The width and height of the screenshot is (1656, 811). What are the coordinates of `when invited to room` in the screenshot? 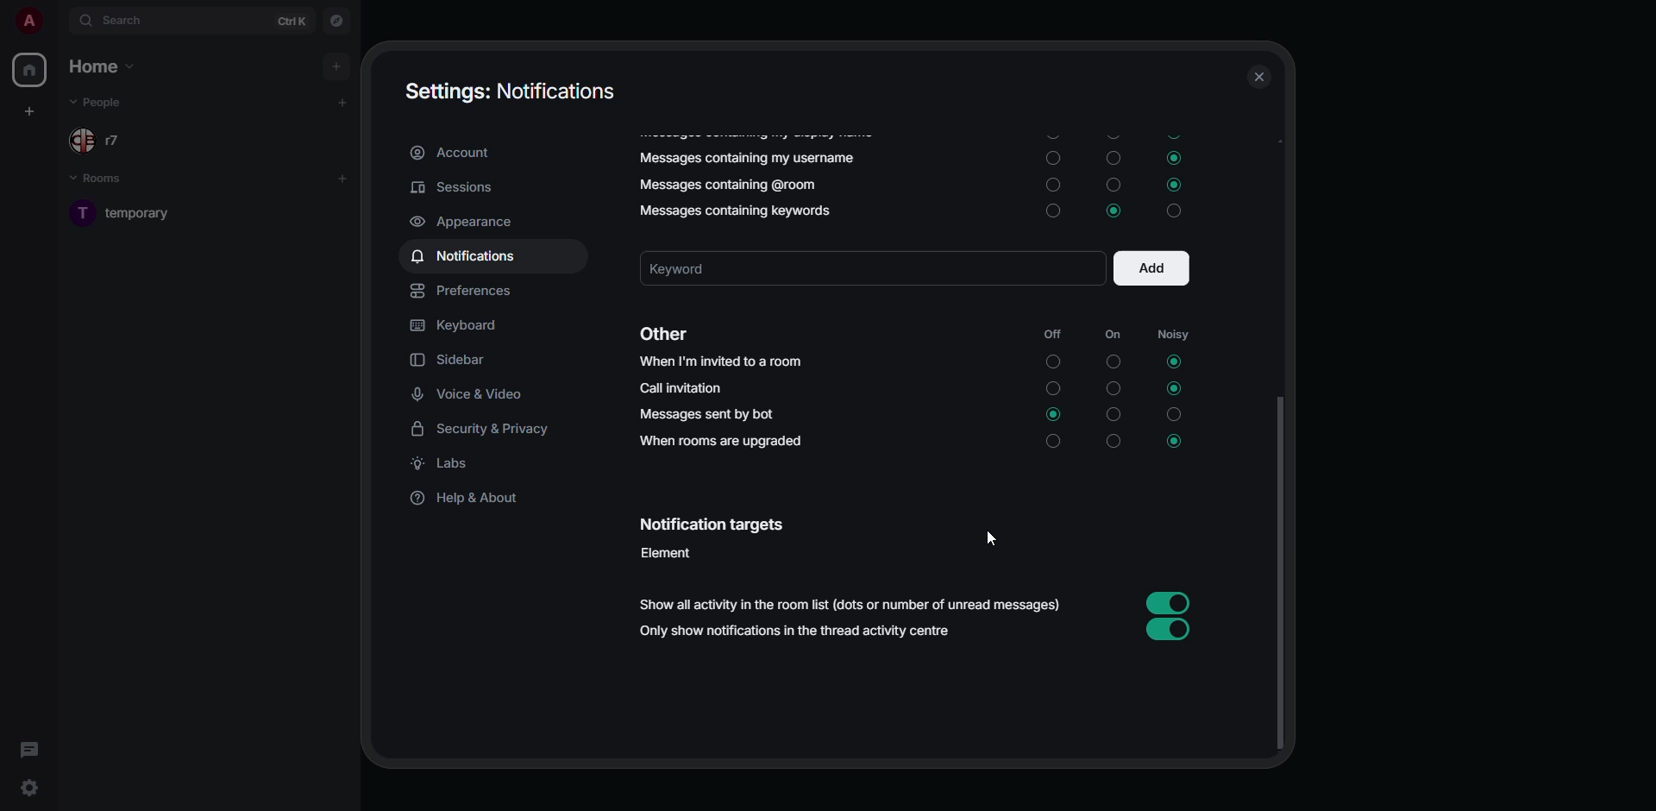 It's located at (723, 362).